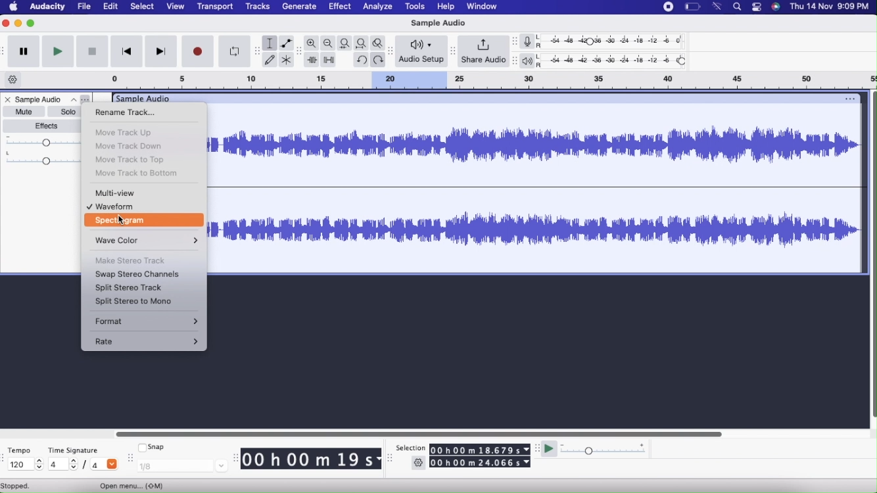 This screenshot has width=877, height=493. I want to click on move toolbar, so click(392, 52).